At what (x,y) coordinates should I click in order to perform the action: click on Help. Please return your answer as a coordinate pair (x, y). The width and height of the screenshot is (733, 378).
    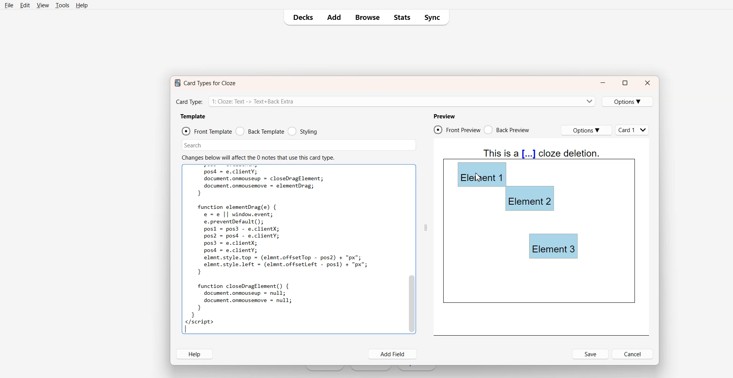
    Looking at the image, I should click on (81, 5).